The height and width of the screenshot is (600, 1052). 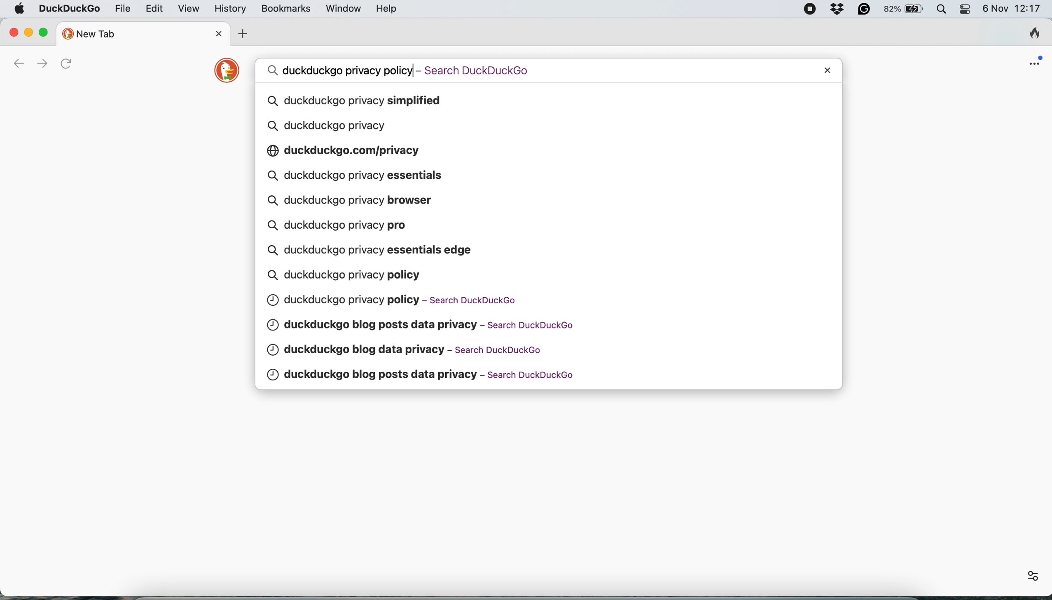 I want to click on search queries pop up, so click(x=550, y=237).